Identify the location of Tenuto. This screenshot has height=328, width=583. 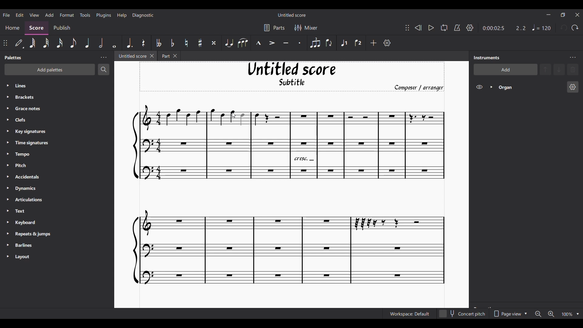
(285, 43).